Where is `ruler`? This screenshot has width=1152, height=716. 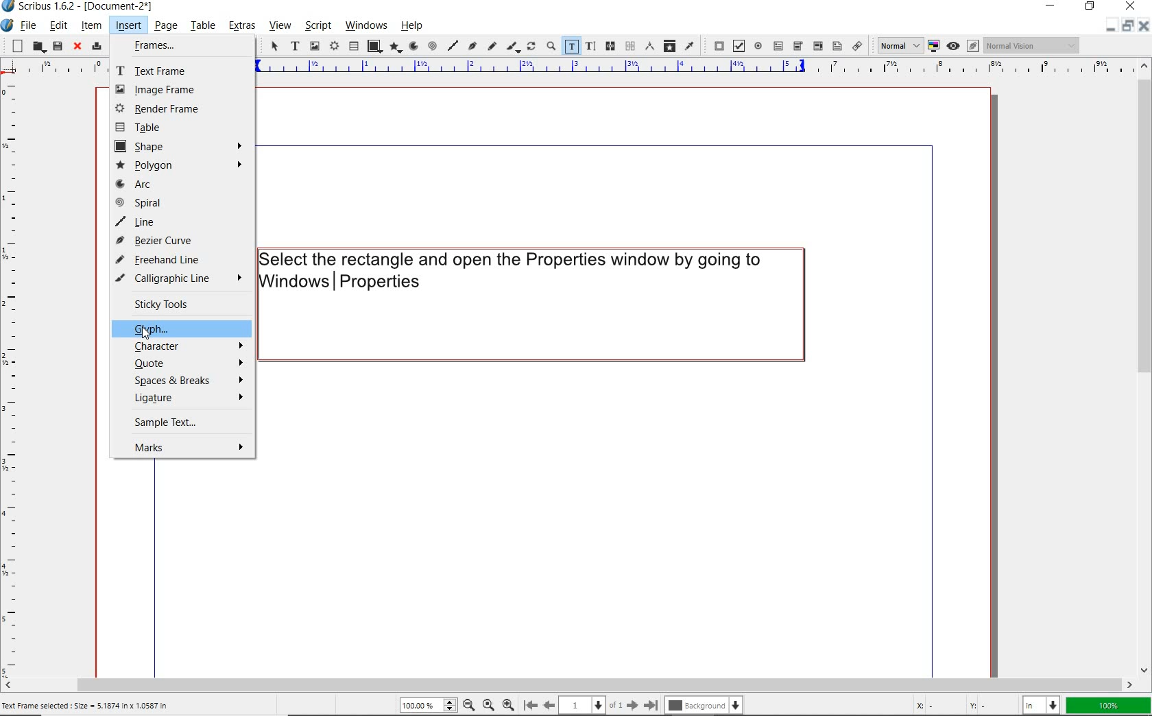
ruler is located at coordinates (689, 69).